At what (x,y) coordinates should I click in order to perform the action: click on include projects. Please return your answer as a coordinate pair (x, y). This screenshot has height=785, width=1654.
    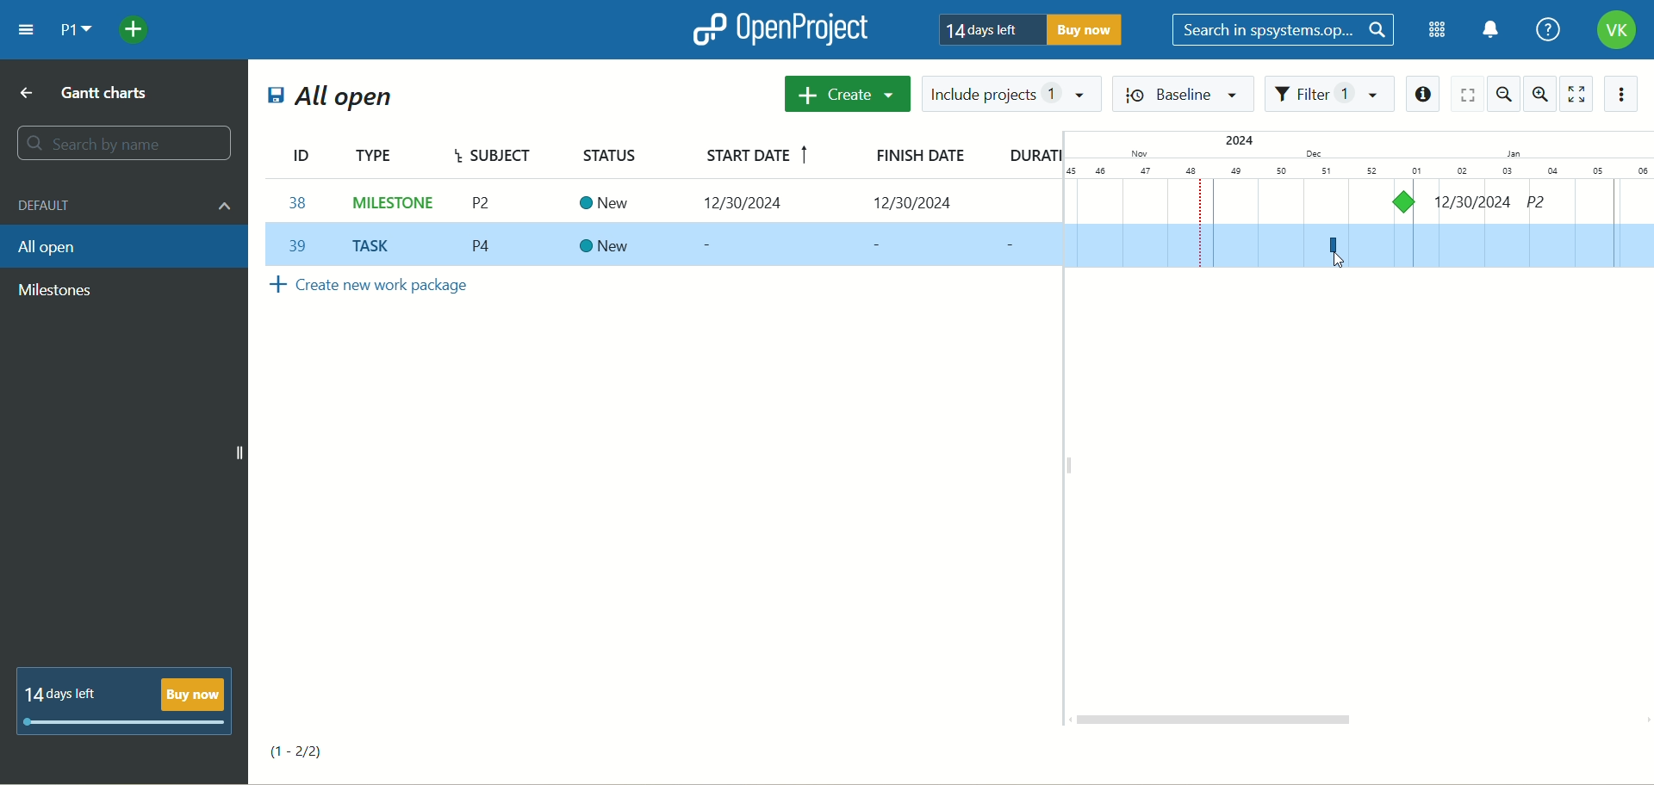
    Looking at the image, I should click on (1014, 94).